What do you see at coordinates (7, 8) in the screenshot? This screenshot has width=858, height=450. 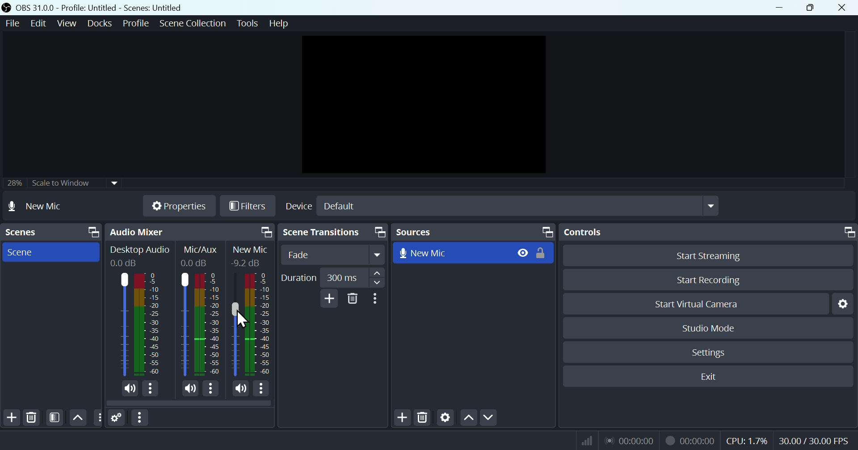 I see `OBS Studio Desktop Icon` at bounding box center [7, 8].